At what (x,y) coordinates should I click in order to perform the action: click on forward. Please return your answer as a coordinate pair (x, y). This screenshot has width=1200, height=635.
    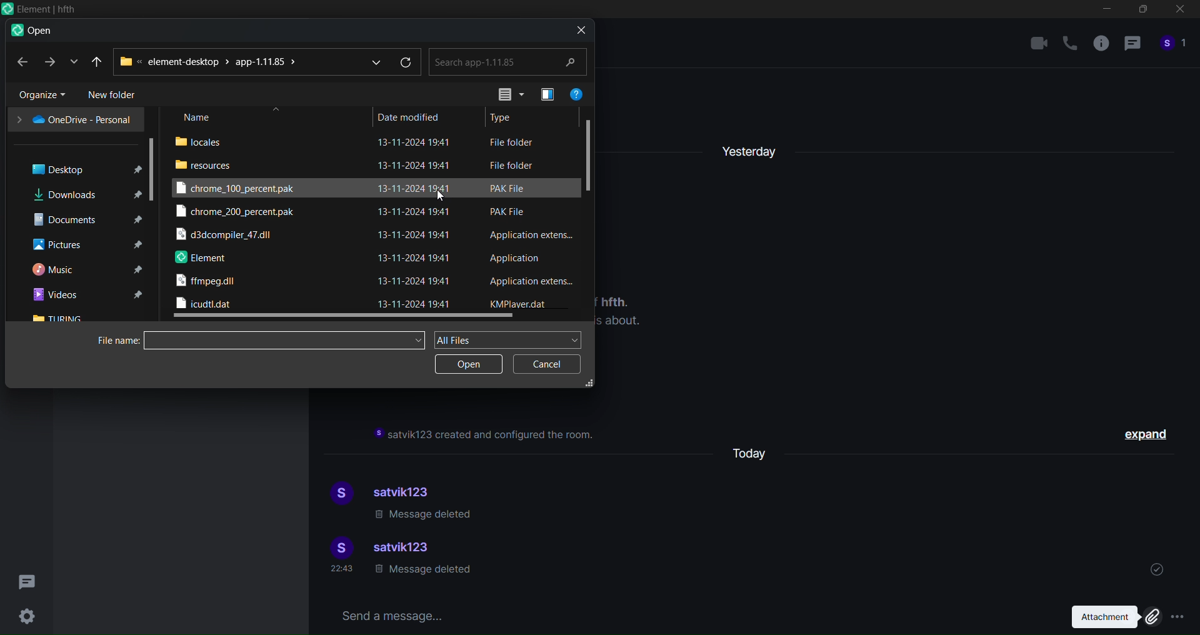
    Looking at the image, I should click on (48, 62).